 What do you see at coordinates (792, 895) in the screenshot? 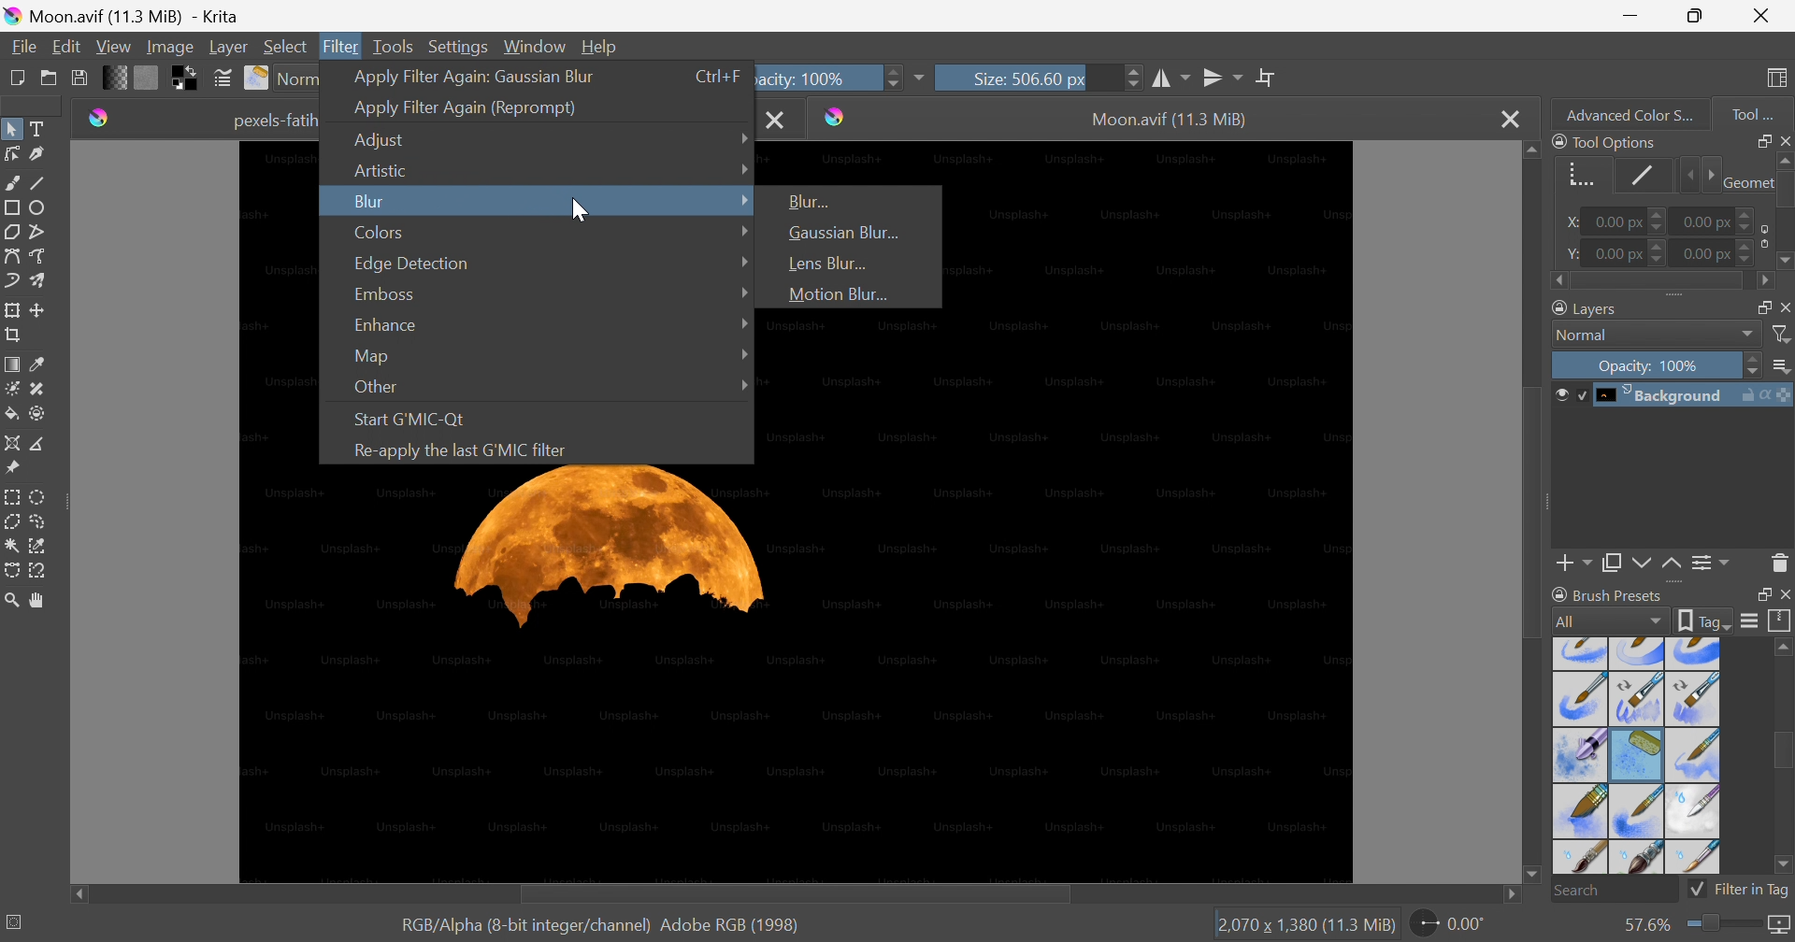
I see `Scroll bar` at bounding box center [792, 895].